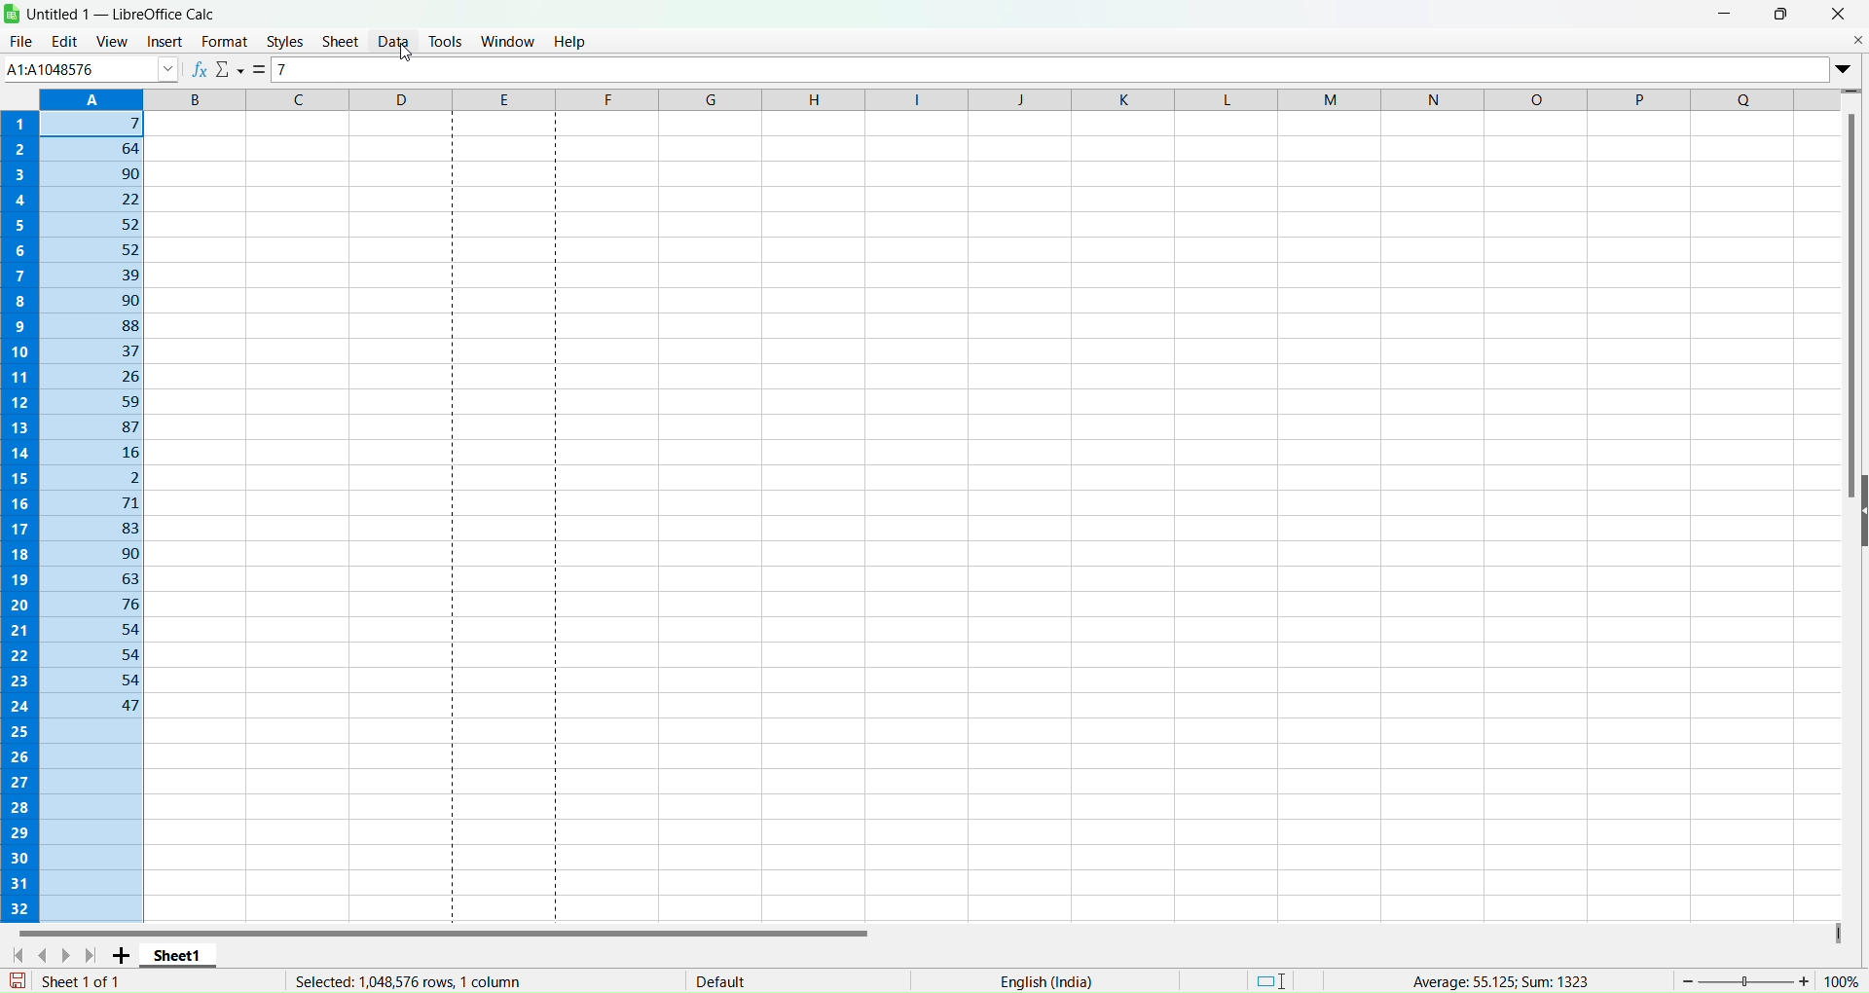  What do you see at coordinates (162, 42) in the screenshot?
I see `Insert` at bounding box center [162, 42].